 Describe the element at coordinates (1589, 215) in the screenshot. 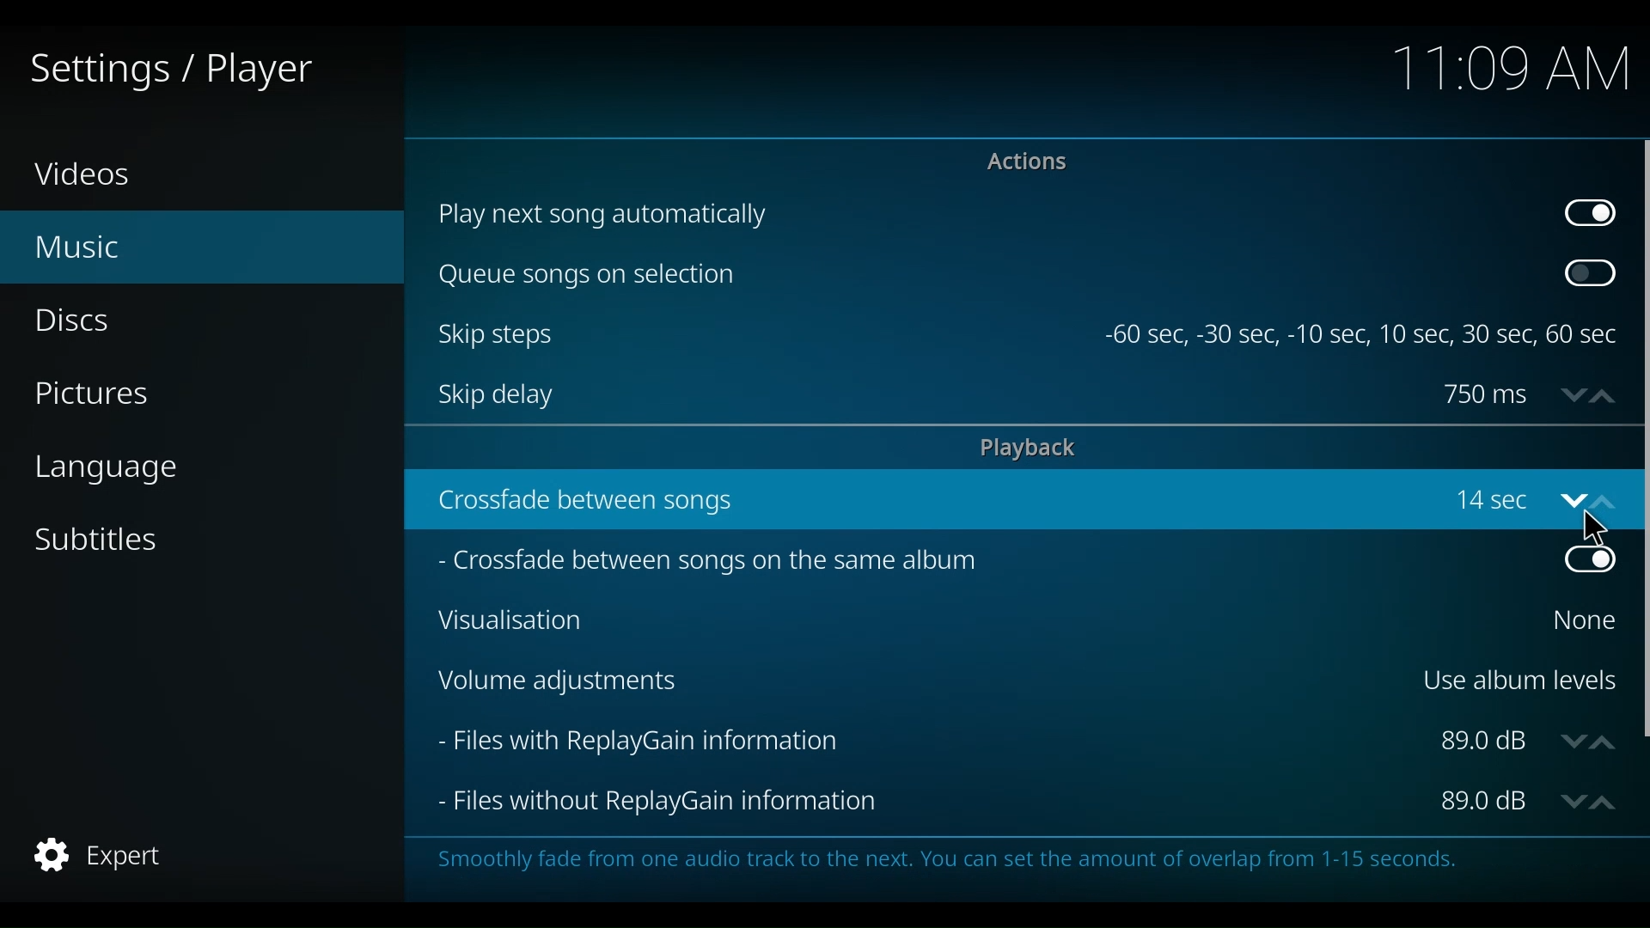

I see `Toggle on/off play next song automatically` at that location.